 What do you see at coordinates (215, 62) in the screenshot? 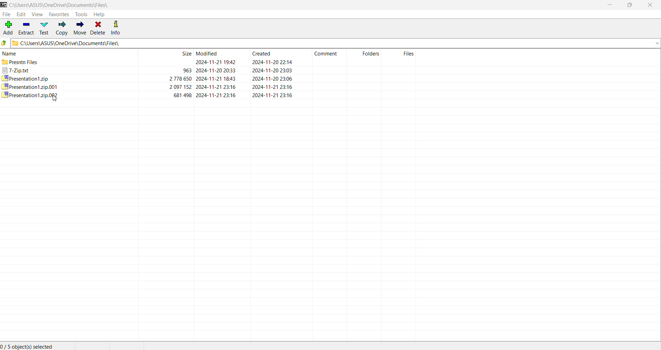
I see `2024-11-21 1942` at bounding box center [215, 62].